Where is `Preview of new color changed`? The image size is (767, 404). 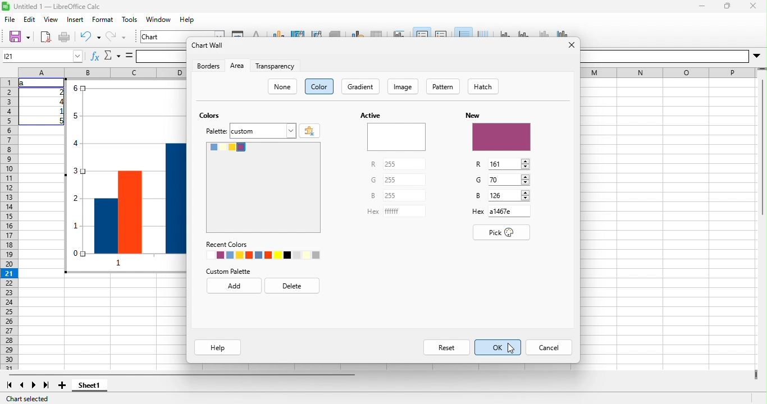 Preview of new color changed is located at coordinates (502, 137).